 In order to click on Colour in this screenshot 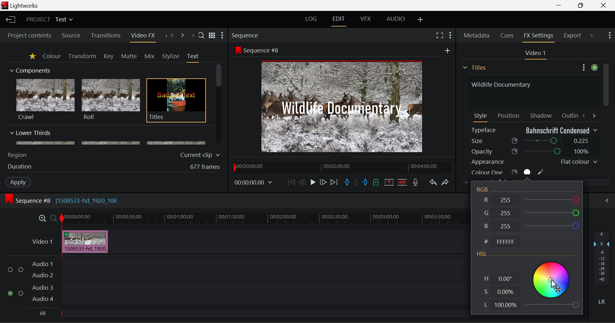, I will do `click(52, 56)`.